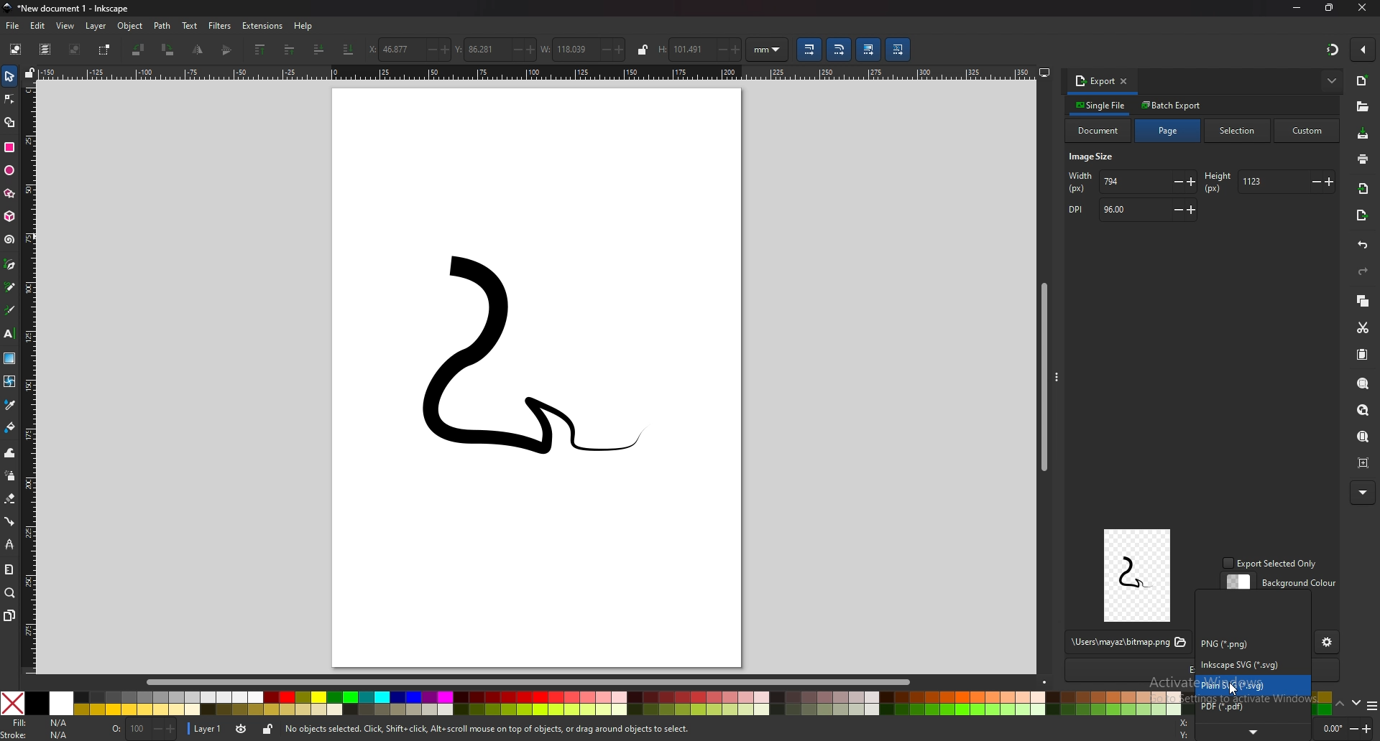 The height and width of the screenshot is (741, 1380). What do you see at coordinates (131, 27) in the screenshot?
I see `object` at bounding box center [131, 27].